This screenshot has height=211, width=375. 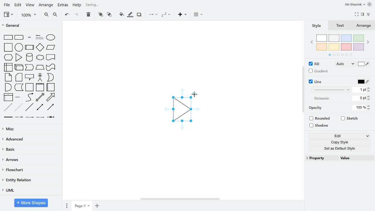 What do you see at coordinates (334, 47) in the screenshot?
I see `yellow` at bounding box center [334, 47].